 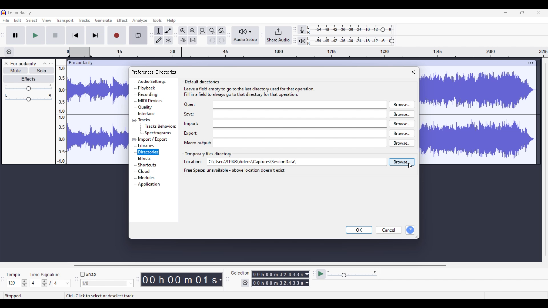 What do you see at coordinates (147, 114) in the screenshot?
I see `Interface` at bounding box center [147, 114].